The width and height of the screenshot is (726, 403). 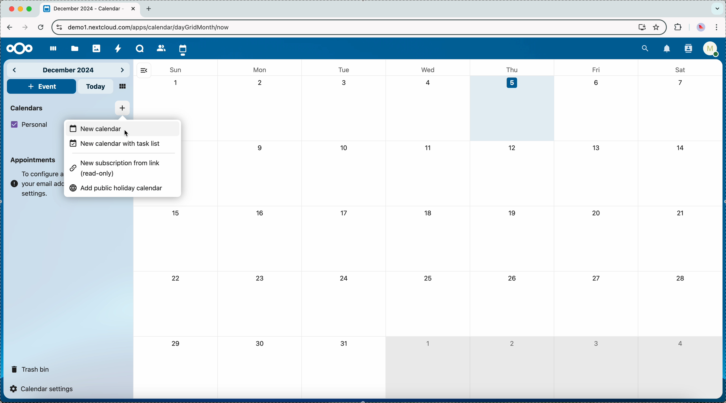 I want to click on hide side bar, so click(x=144, y=70).